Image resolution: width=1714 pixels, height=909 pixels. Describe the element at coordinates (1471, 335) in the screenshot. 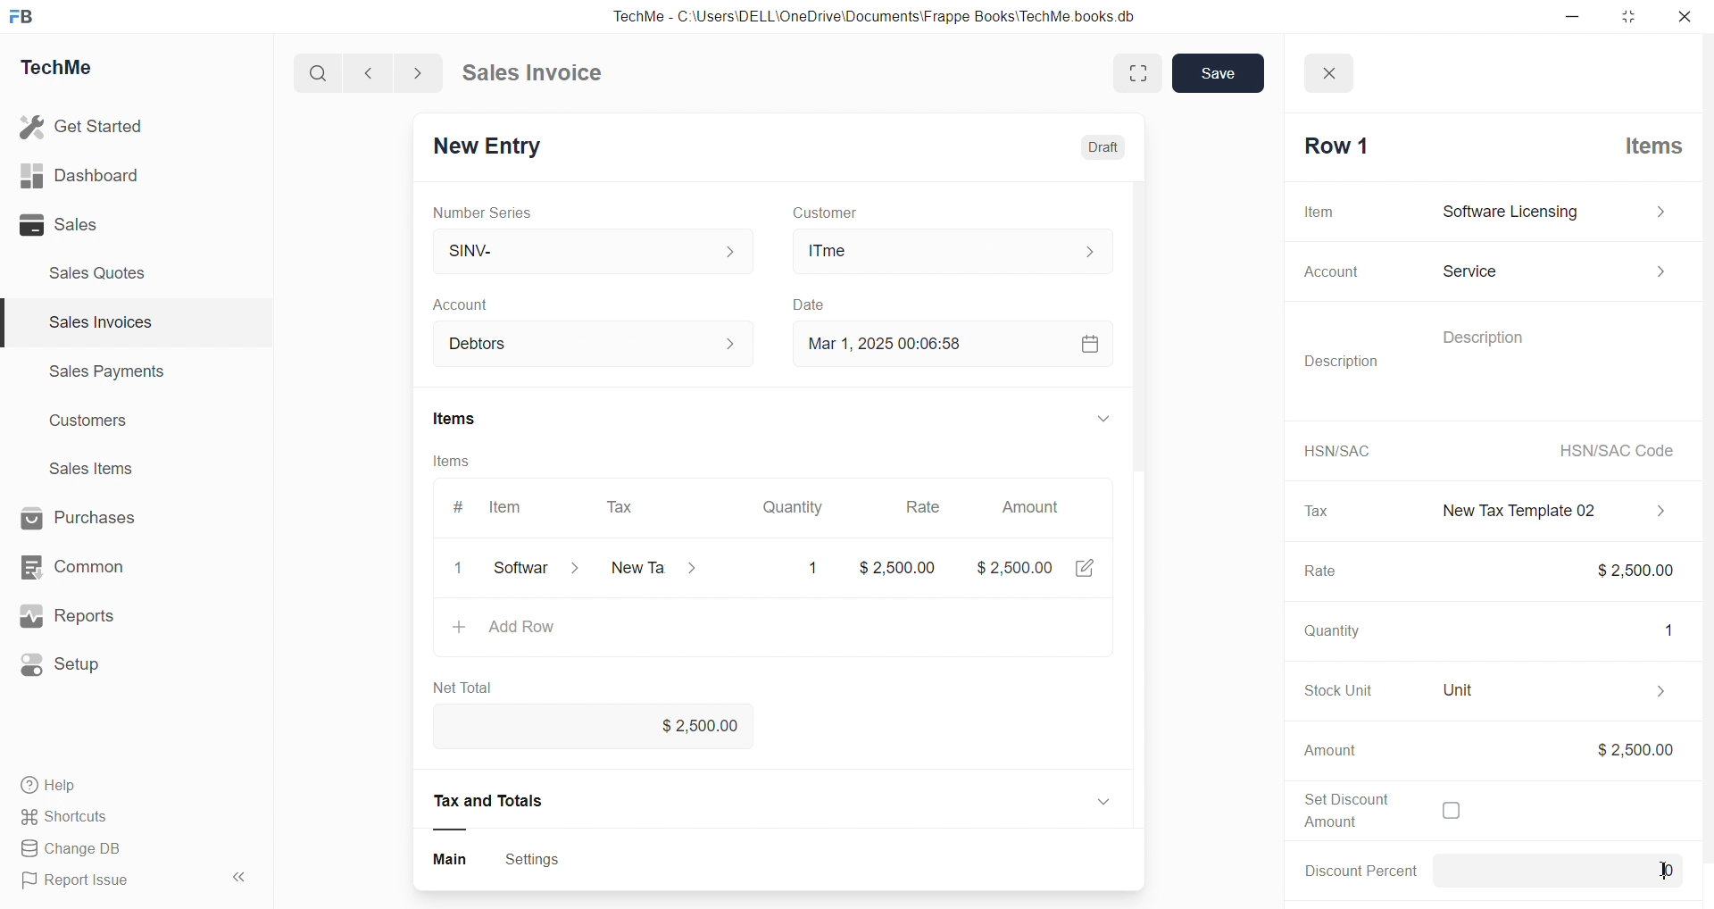

I see `Description` at that location.